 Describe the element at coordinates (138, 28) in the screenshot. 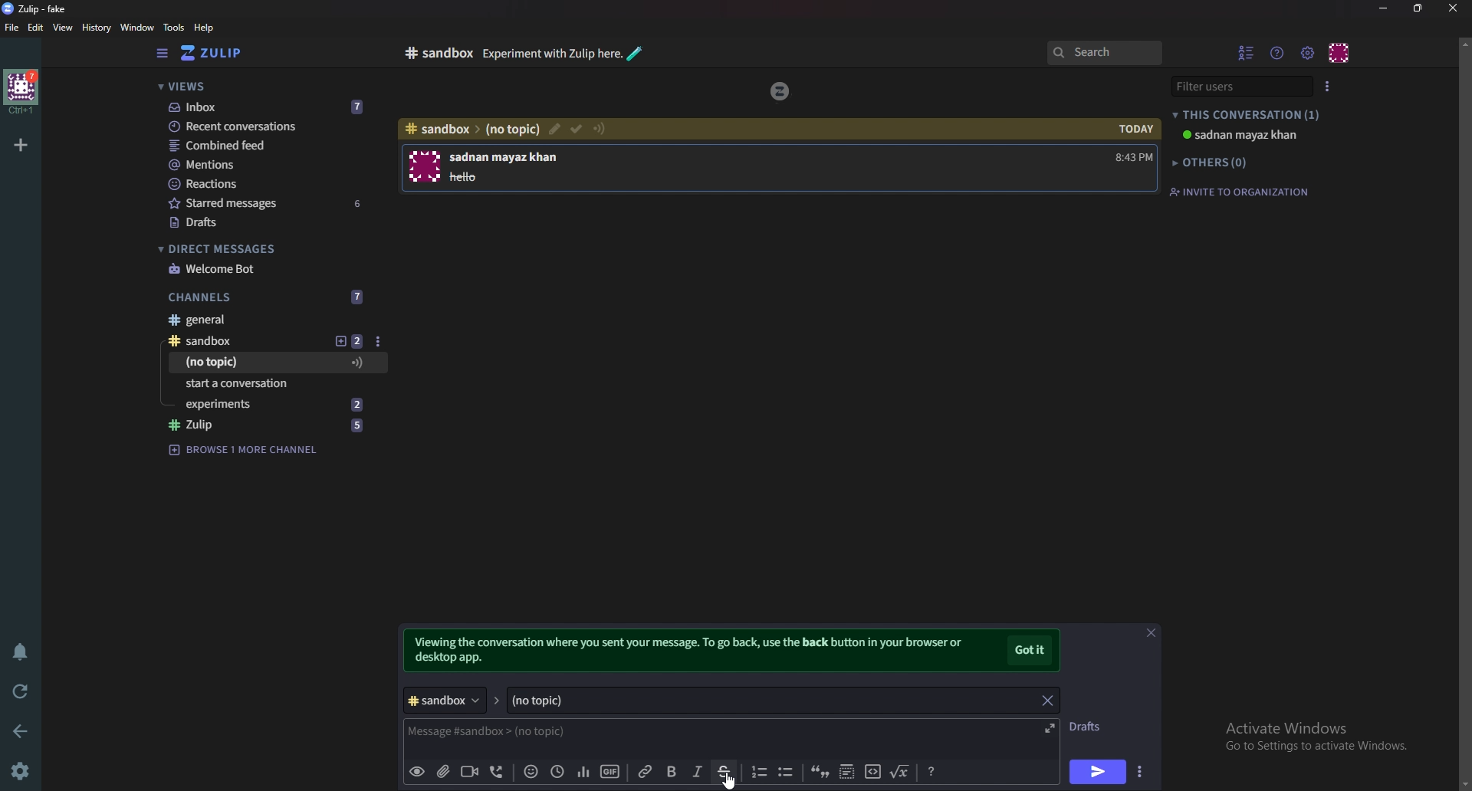

I see `Window` at that location.